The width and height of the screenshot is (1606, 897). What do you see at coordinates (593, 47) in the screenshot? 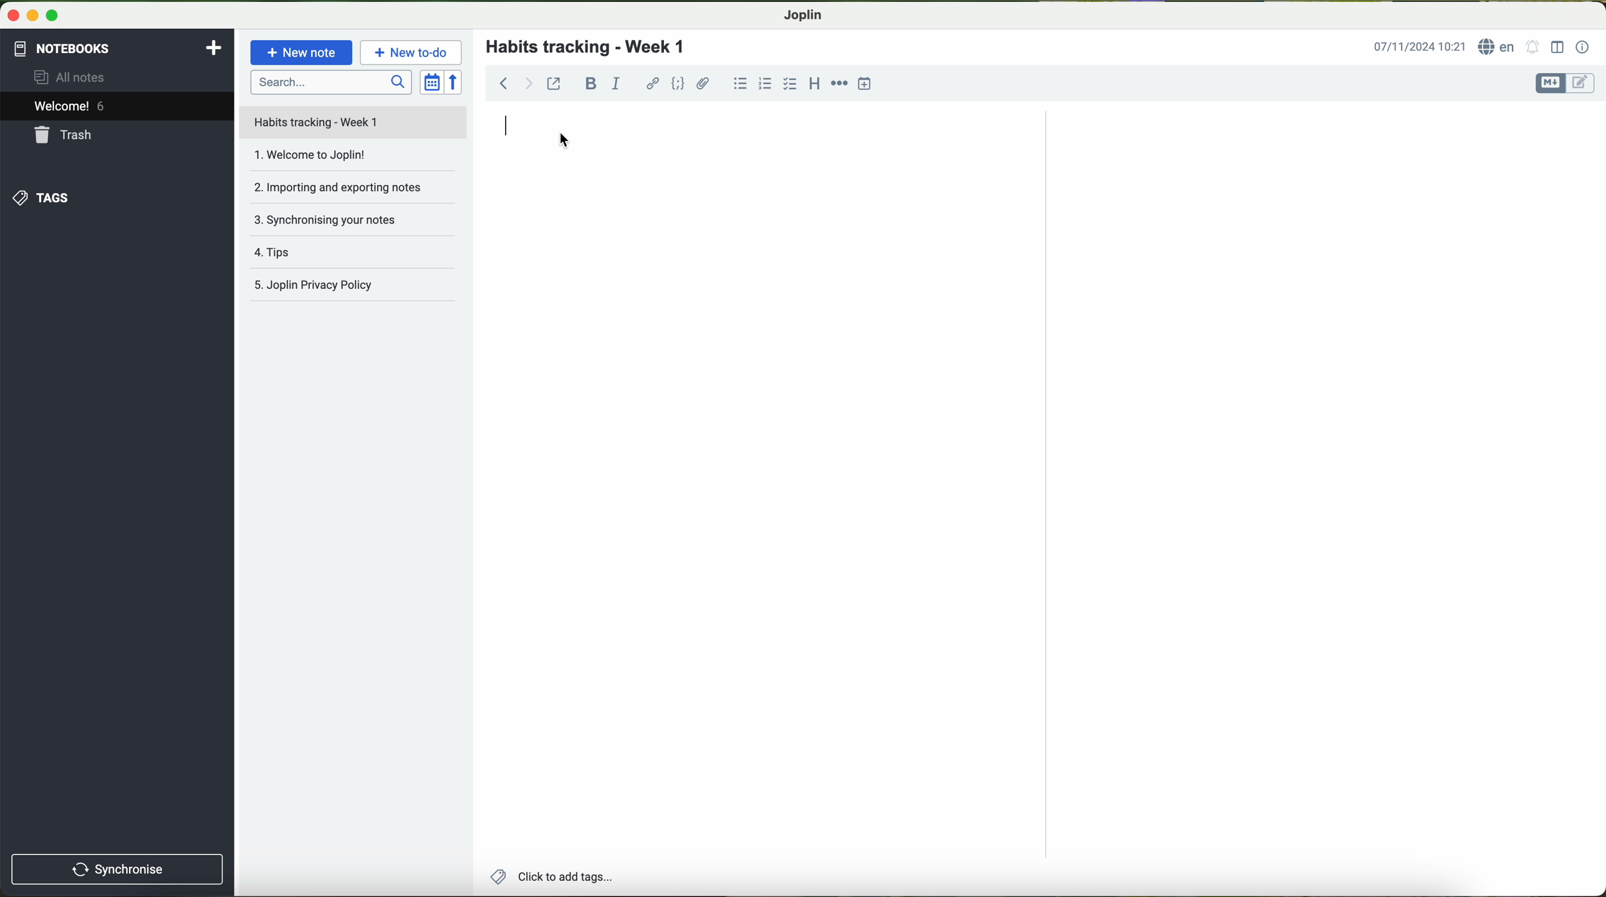
I see `habits tracking - week 1` at bounding box center [593, 47].